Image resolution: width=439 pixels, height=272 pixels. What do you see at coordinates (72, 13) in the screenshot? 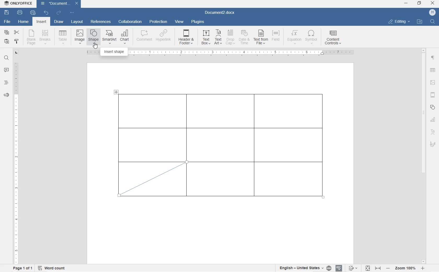
I see `customize quick access toolbar` at bounding box center [72, 13].